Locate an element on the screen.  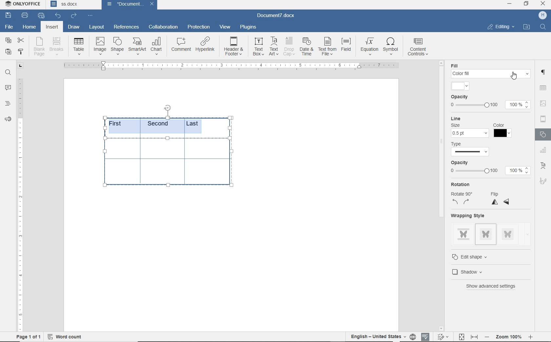
close is located at coordinates (152, 4).